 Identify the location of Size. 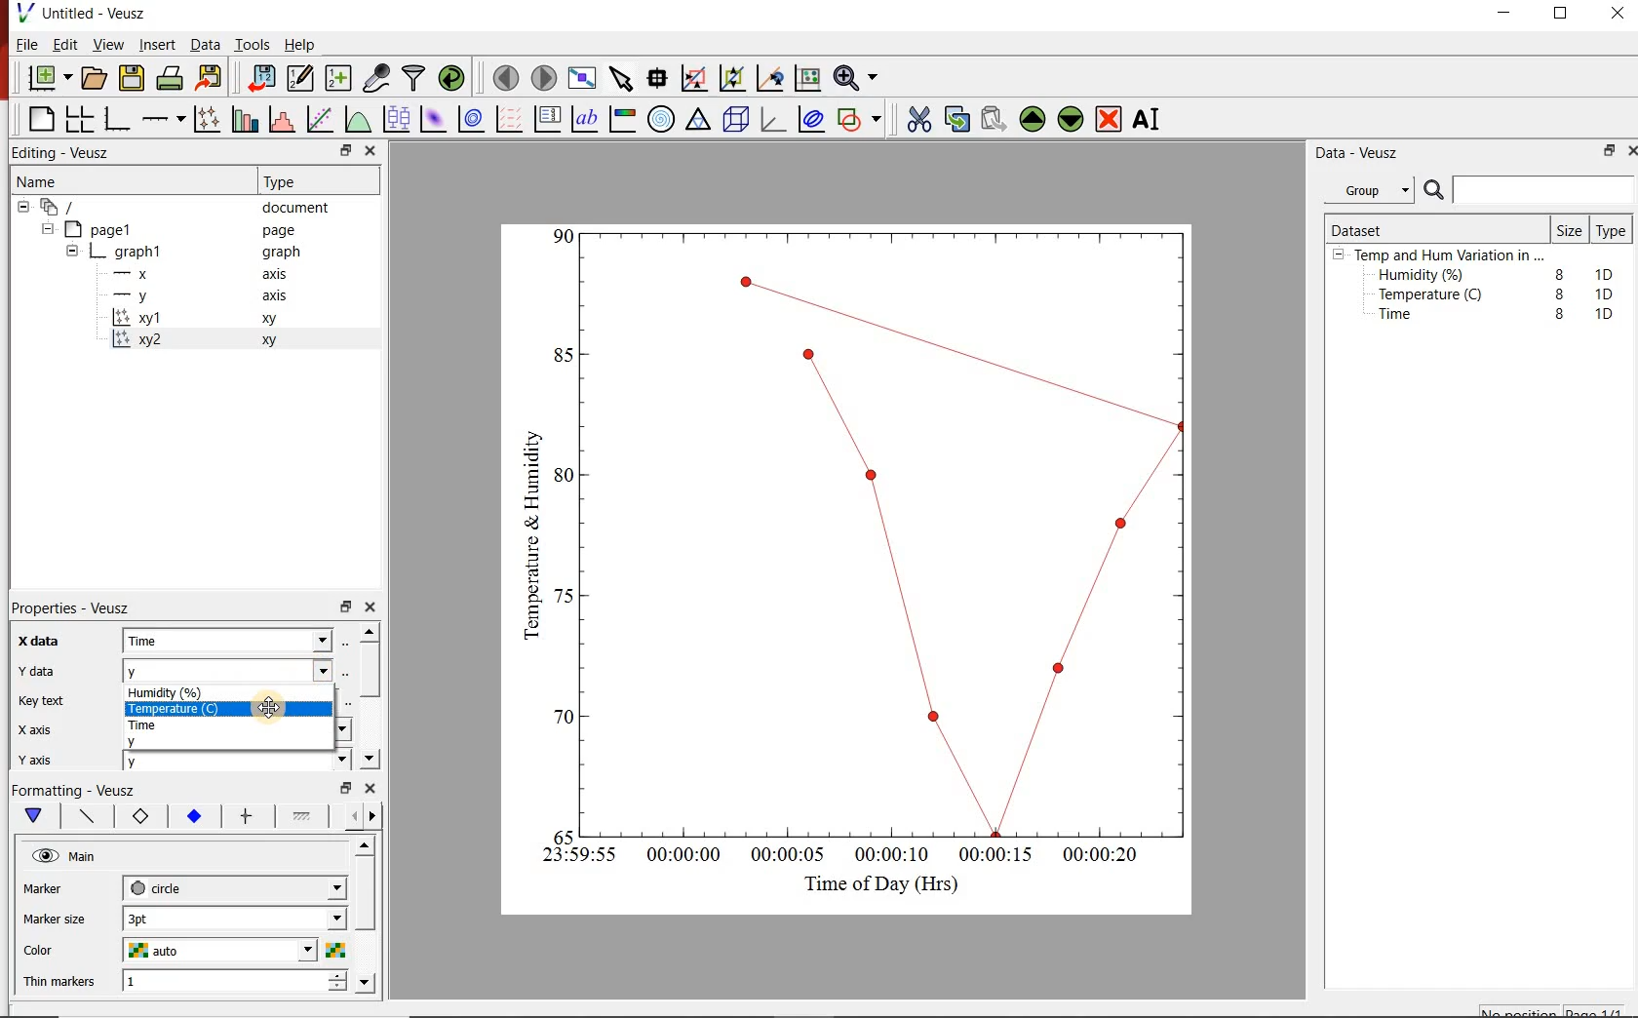
(1568, 229).